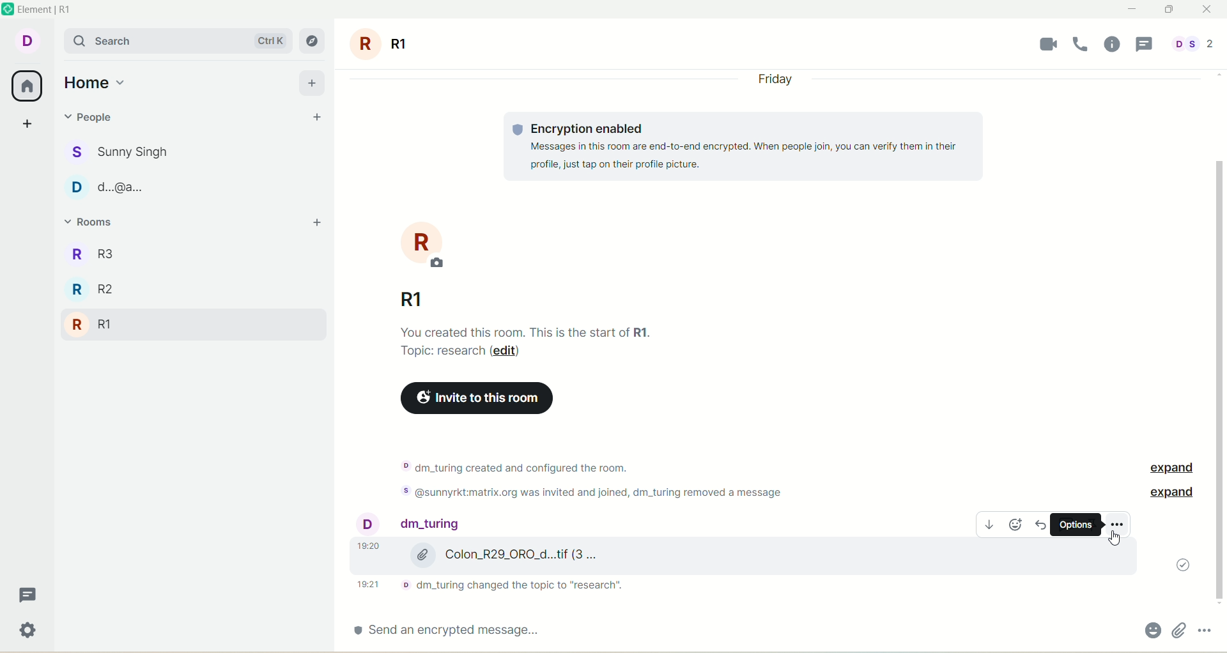 Image resolution: width=1227 pixels, height=653 pixels. What do you see at coordinates (313, 42) in the screenshot?
I see `explore rooms` at bounding box center [313, 42].